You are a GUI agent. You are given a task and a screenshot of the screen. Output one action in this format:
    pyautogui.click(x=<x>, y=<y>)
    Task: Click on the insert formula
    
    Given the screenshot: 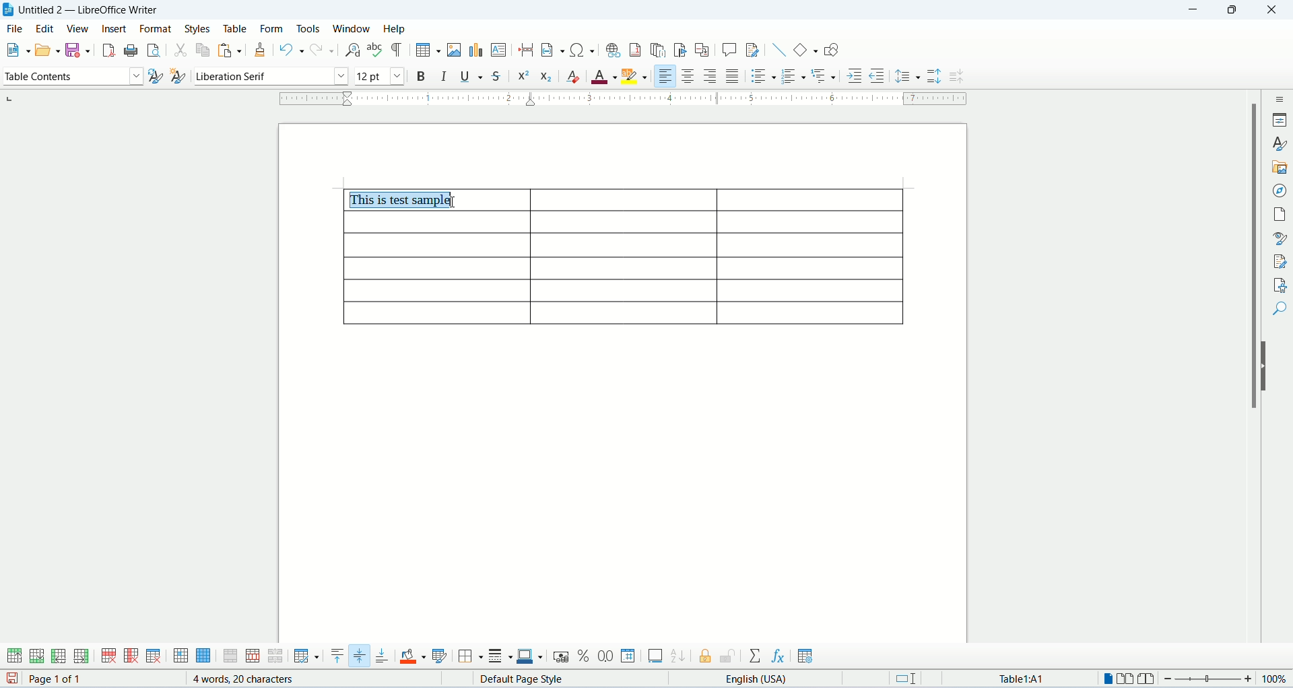 What is the action you would take?
    pyautogui.click(x=776, y=656)
    